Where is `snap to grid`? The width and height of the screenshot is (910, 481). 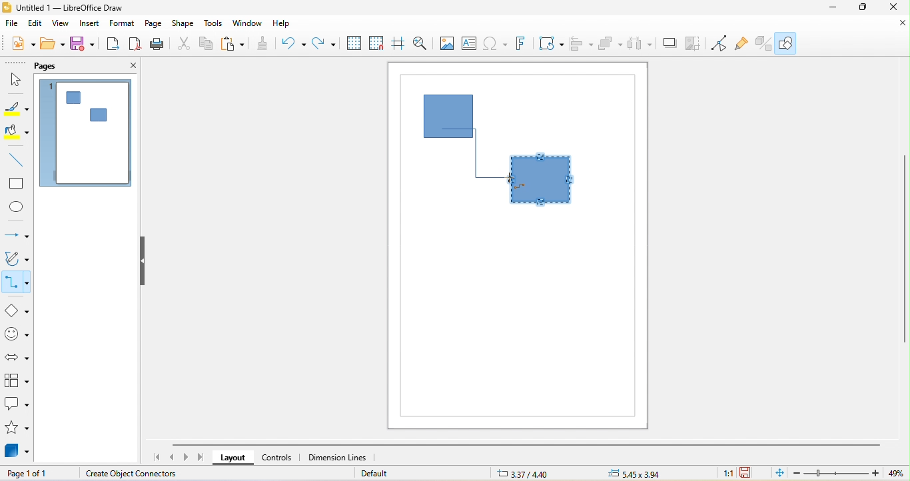 snap to grid is located at coordinates (380, 43).